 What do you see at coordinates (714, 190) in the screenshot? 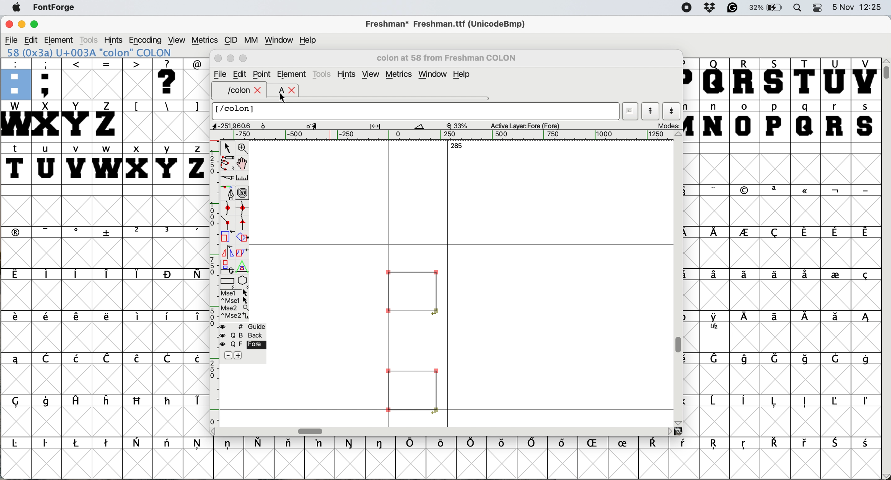
I see `symbol` at bounding box center [714, 190].